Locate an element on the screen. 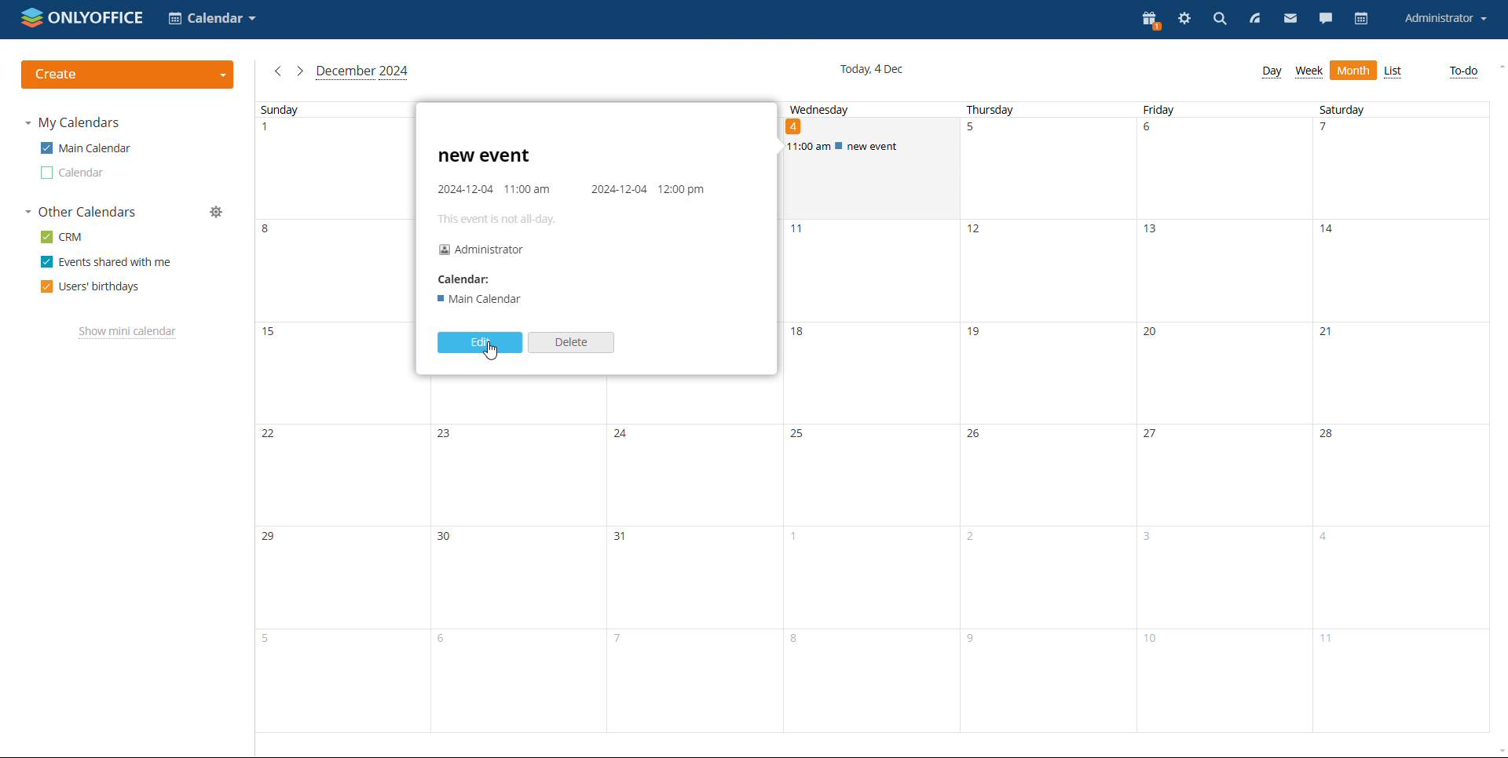 This screenshot has height=758, width=1508. search is located at coordinates (1219, 20).